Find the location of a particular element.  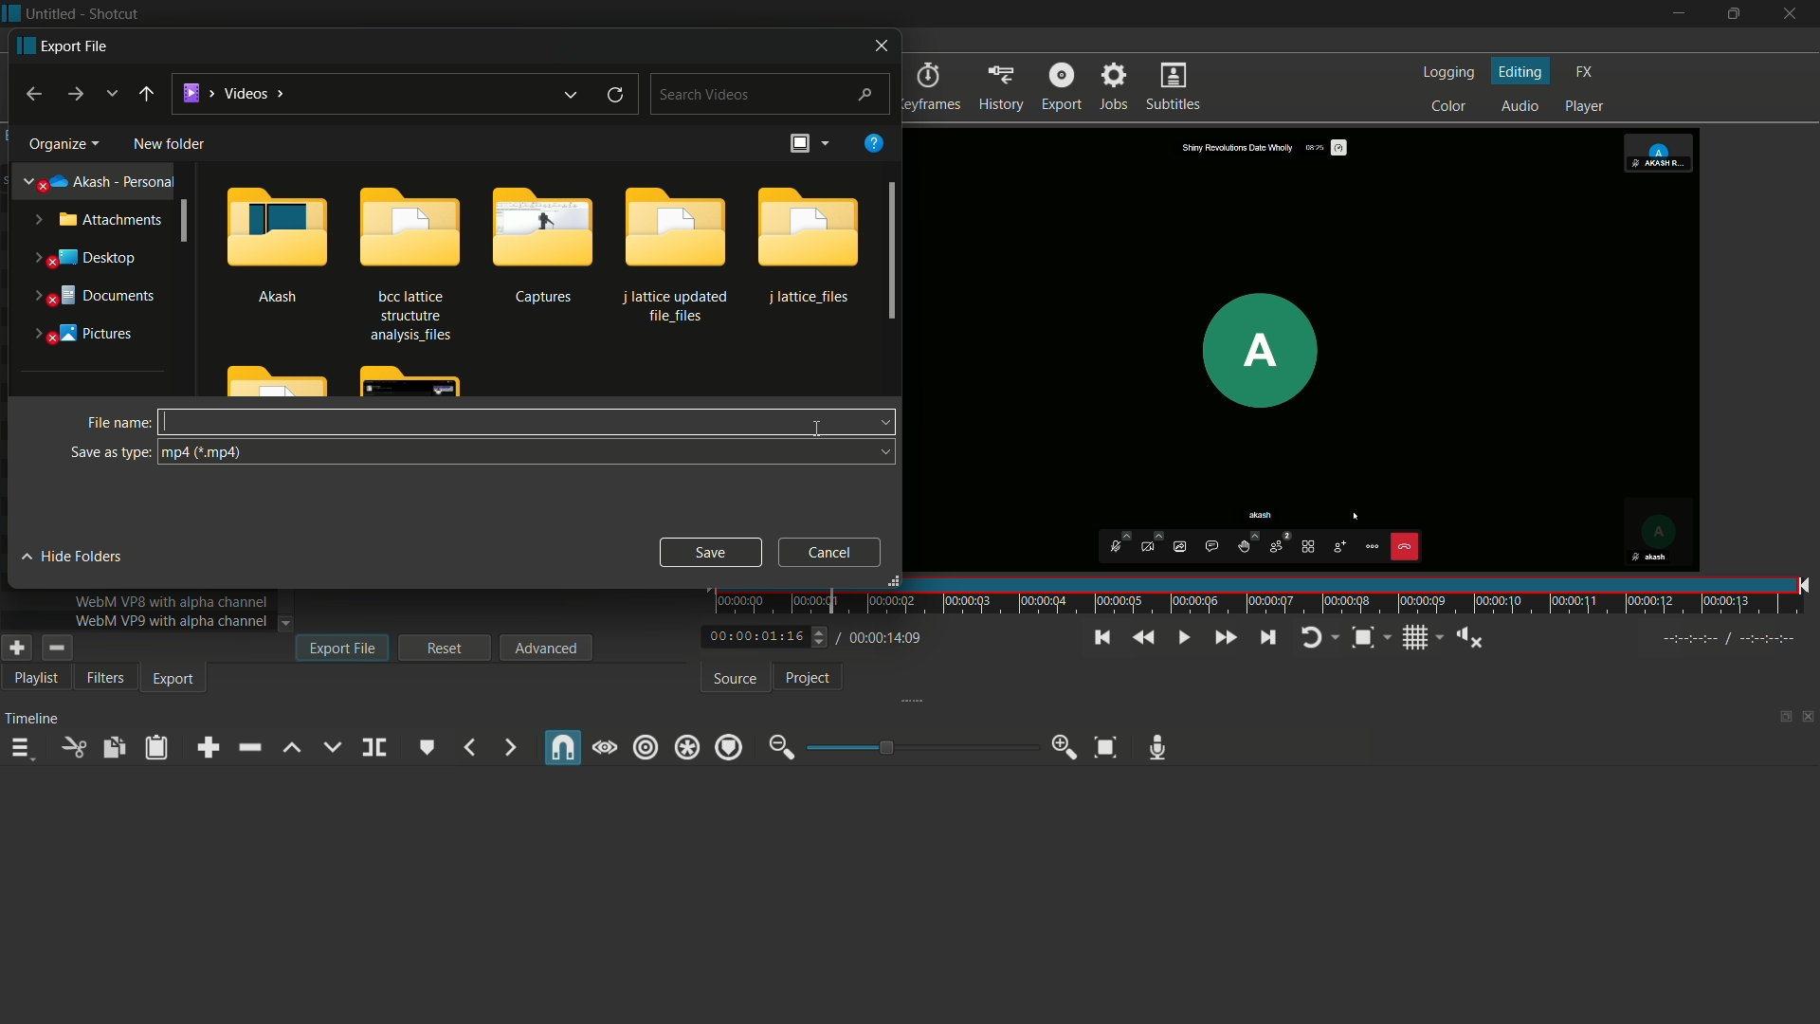

save as type is located at coordinates (110, 452).